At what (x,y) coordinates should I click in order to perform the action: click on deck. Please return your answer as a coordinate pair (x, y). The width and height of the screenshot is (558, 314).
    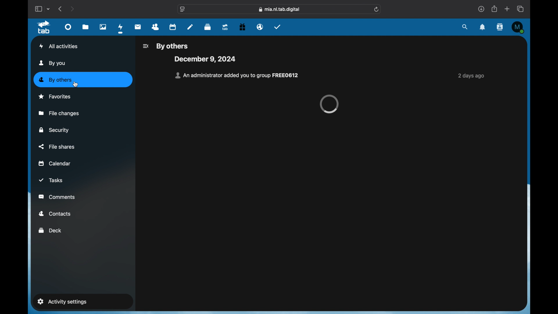
    Looking at the image, I should click on (50, 230).